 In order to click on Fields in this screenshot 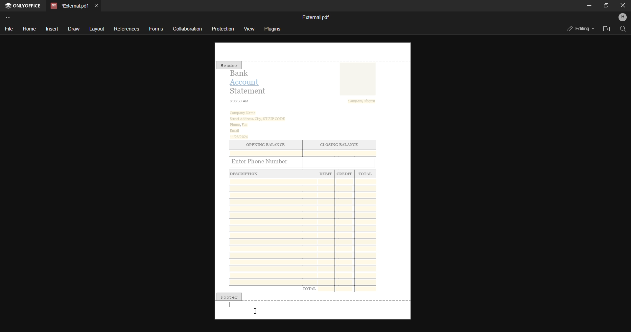, I will do `click(348, 290)`.